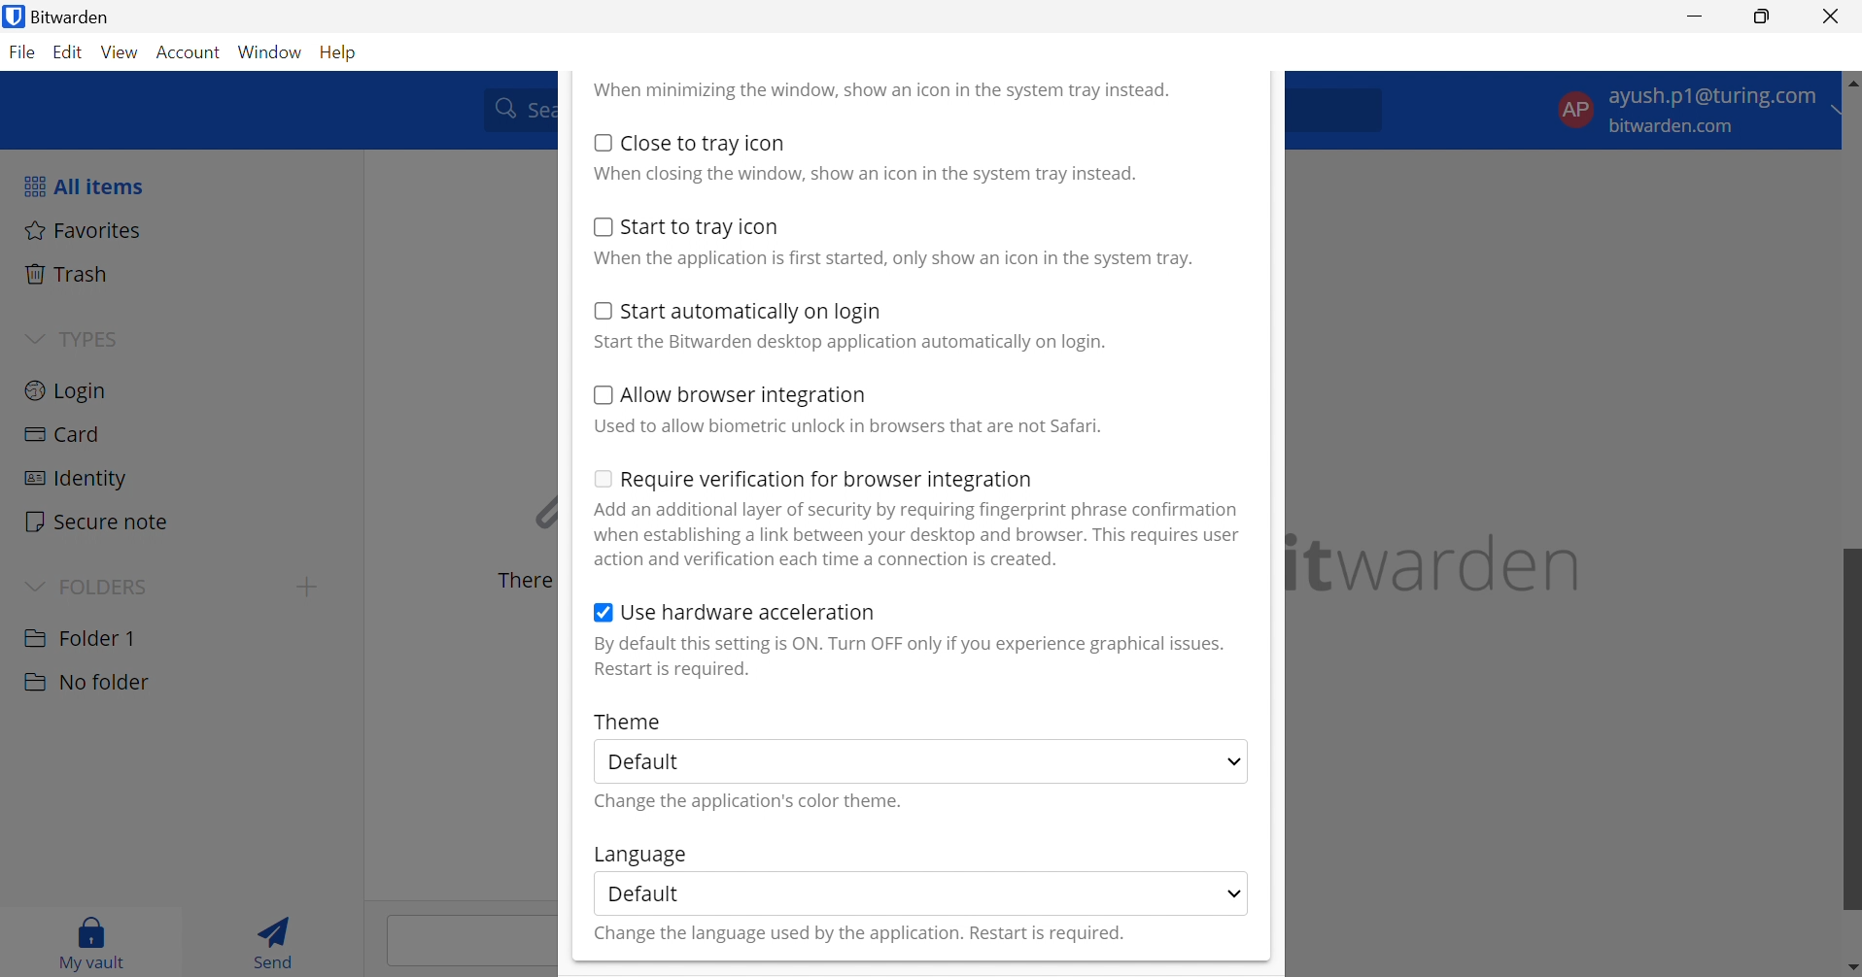  What do you see at coordinates (857, 935) in the screenshot?
I see `Change the language used by  the application. Restart is required.` at bounding box center [857, 935].